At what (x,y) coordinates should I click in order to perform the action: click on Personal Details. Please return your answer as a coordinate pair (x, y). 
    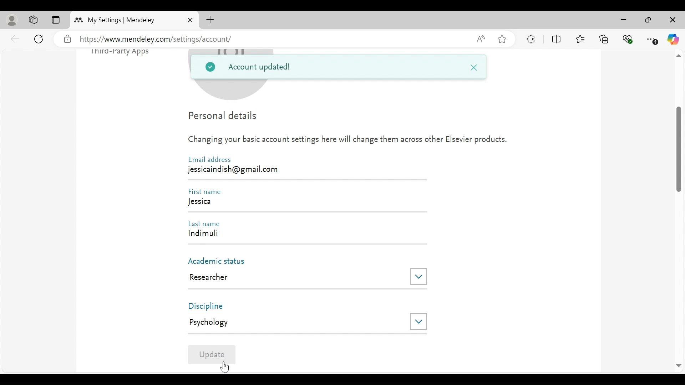
    Looking at the image, I should click on (223, 117).